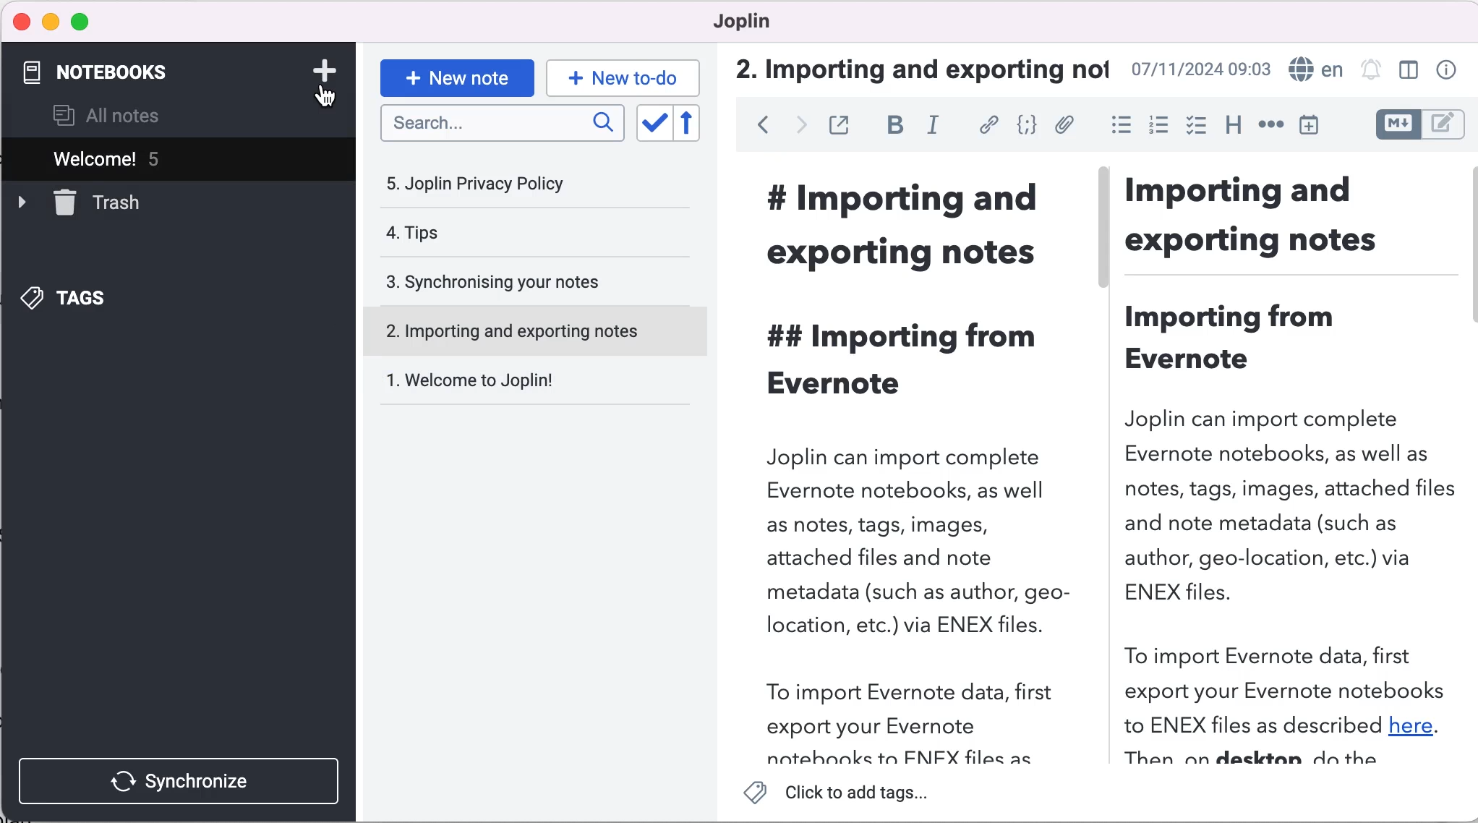  Describe the element at coordinates (1268, 126) in the screenshot. I see `horizontal rules` at that location.